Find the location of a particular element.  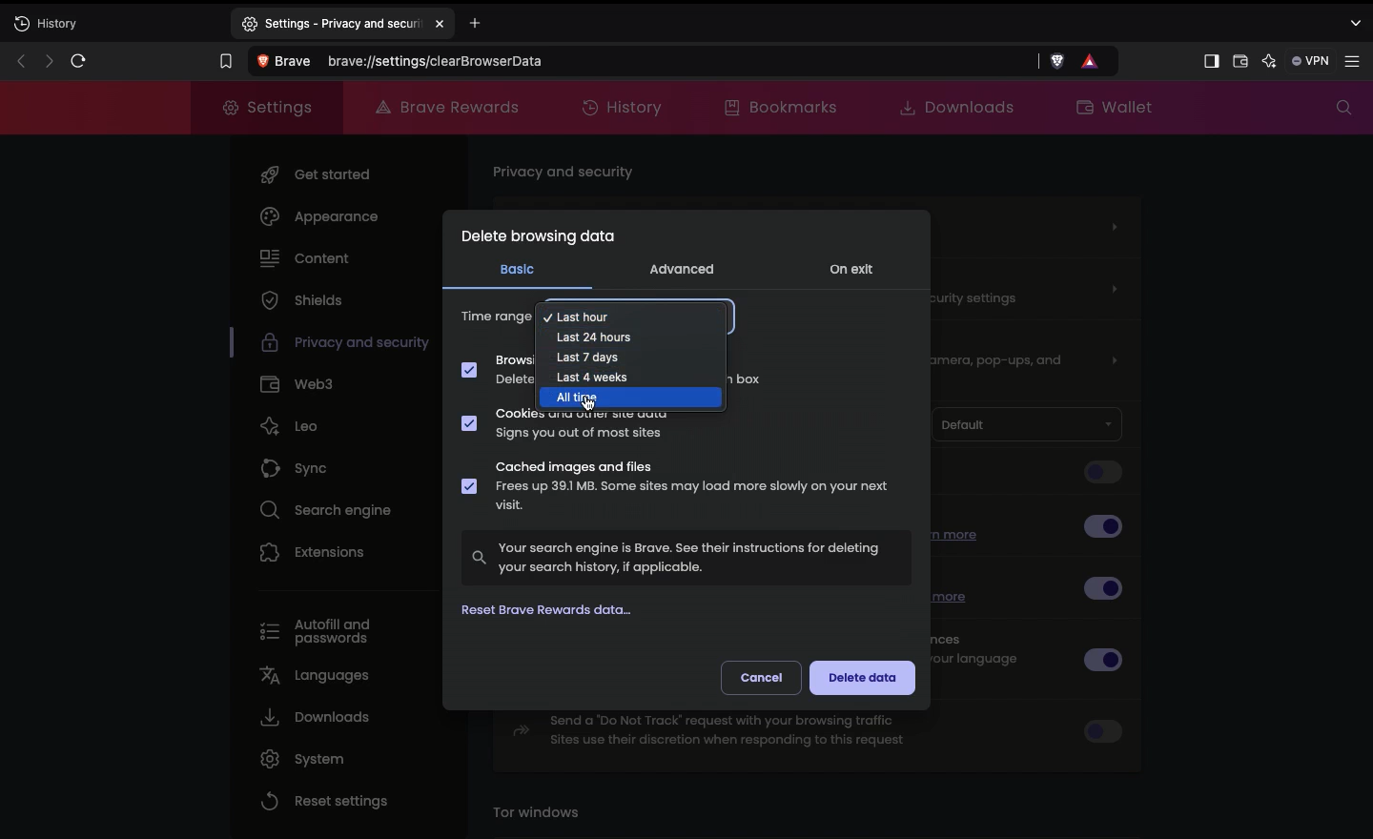

New tab is located at coordinates (113, 26).